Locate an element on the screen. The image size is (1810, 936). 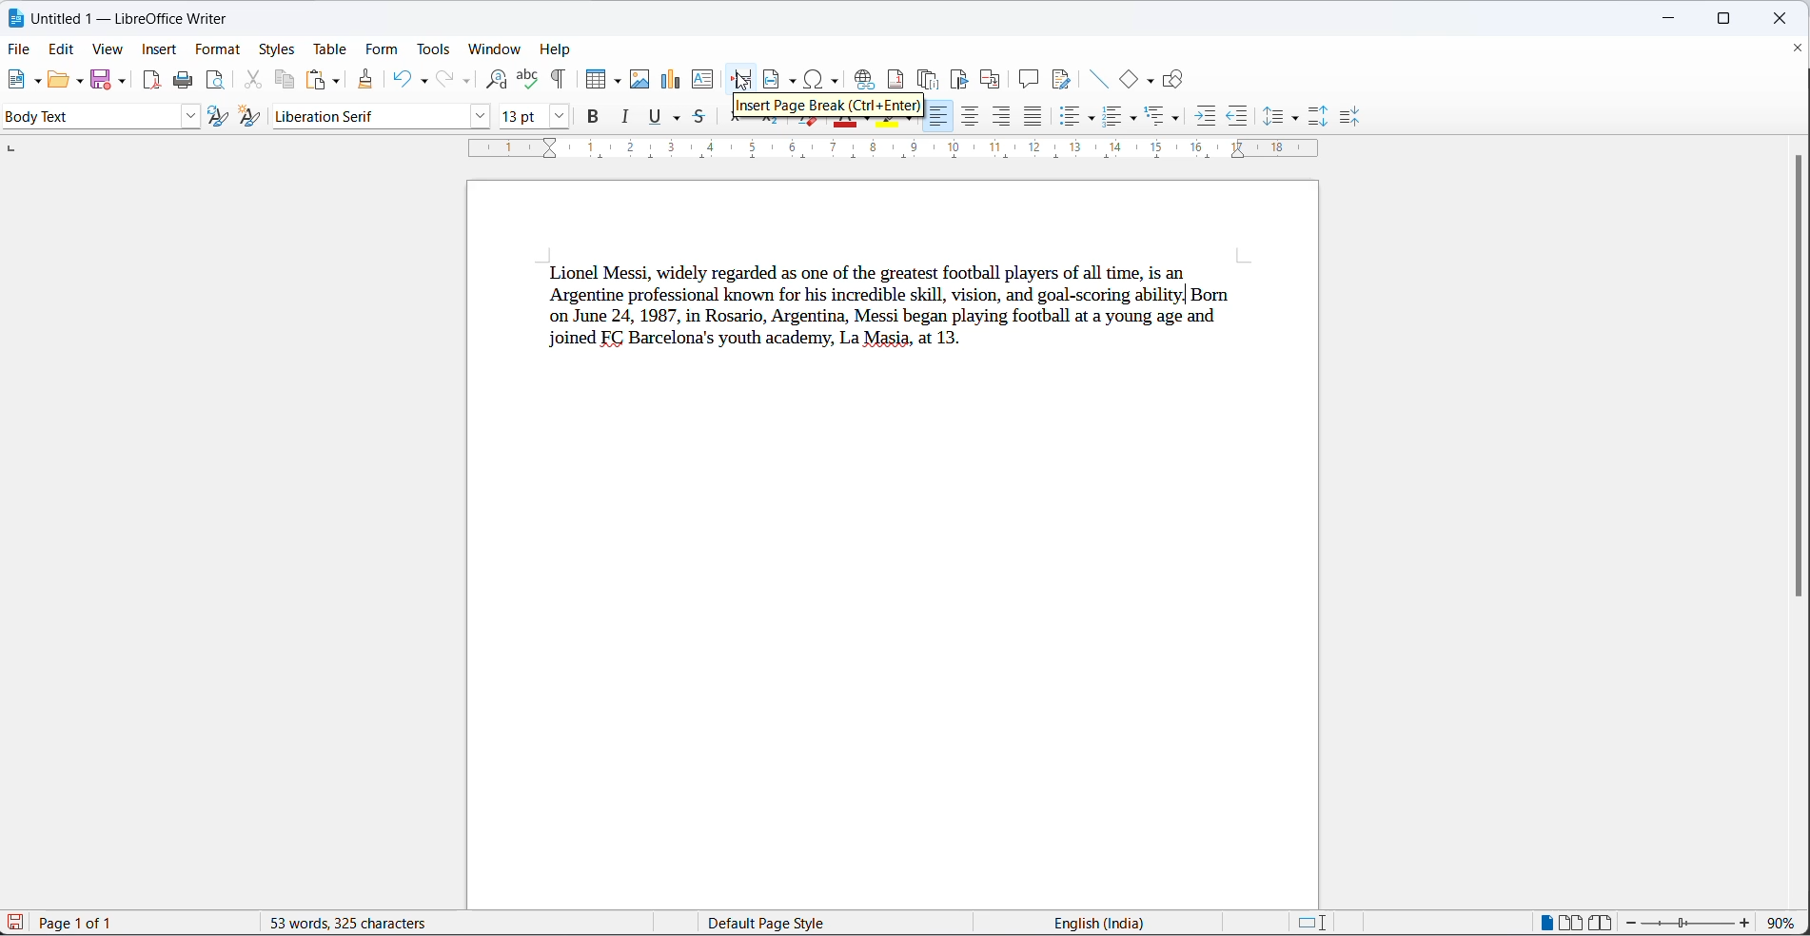
insert line is located at coordinates (1100, 80).